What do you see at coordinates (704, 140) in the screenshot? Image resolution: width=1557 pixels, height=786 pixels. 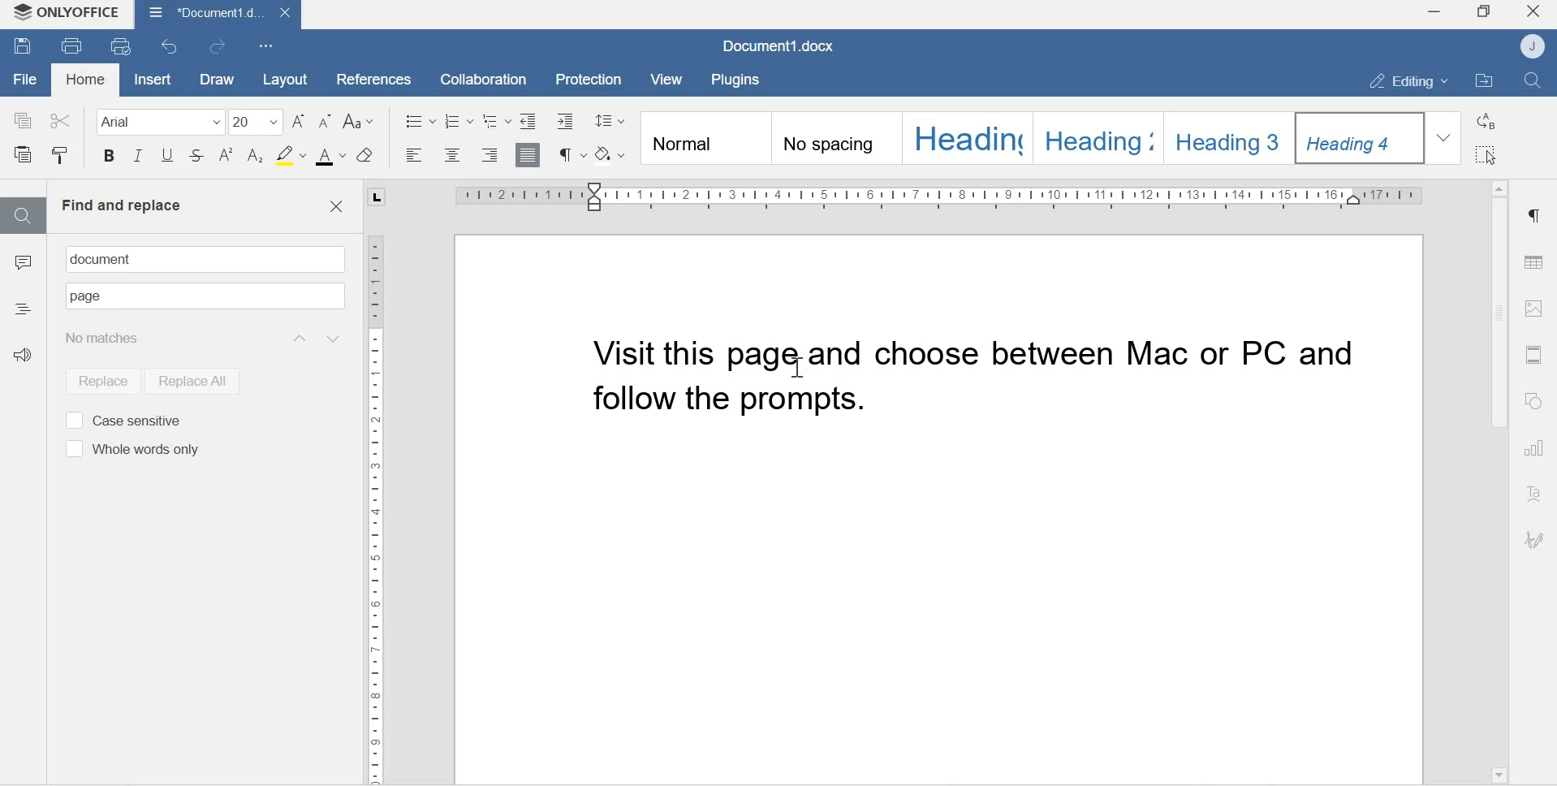 I see `Normal` at bounding box center [704, 140].